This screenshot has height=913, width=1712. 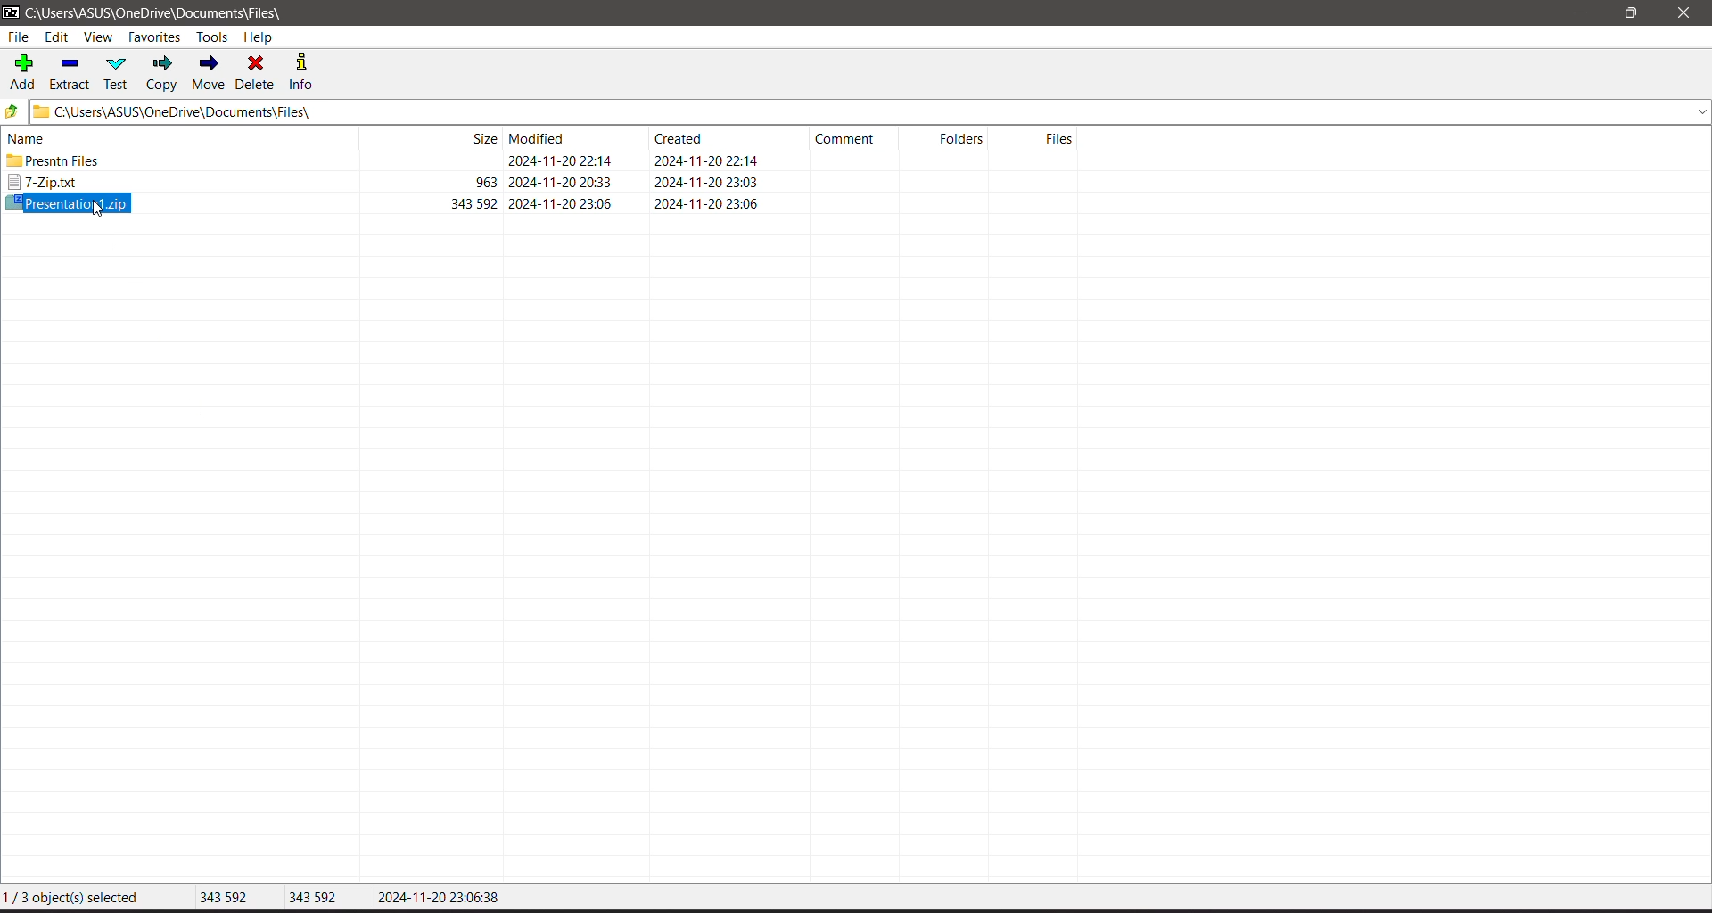 What do you see at coordinates (257, 71) in the screenshot?
I see `Delete` at bounding box center [257, 71].